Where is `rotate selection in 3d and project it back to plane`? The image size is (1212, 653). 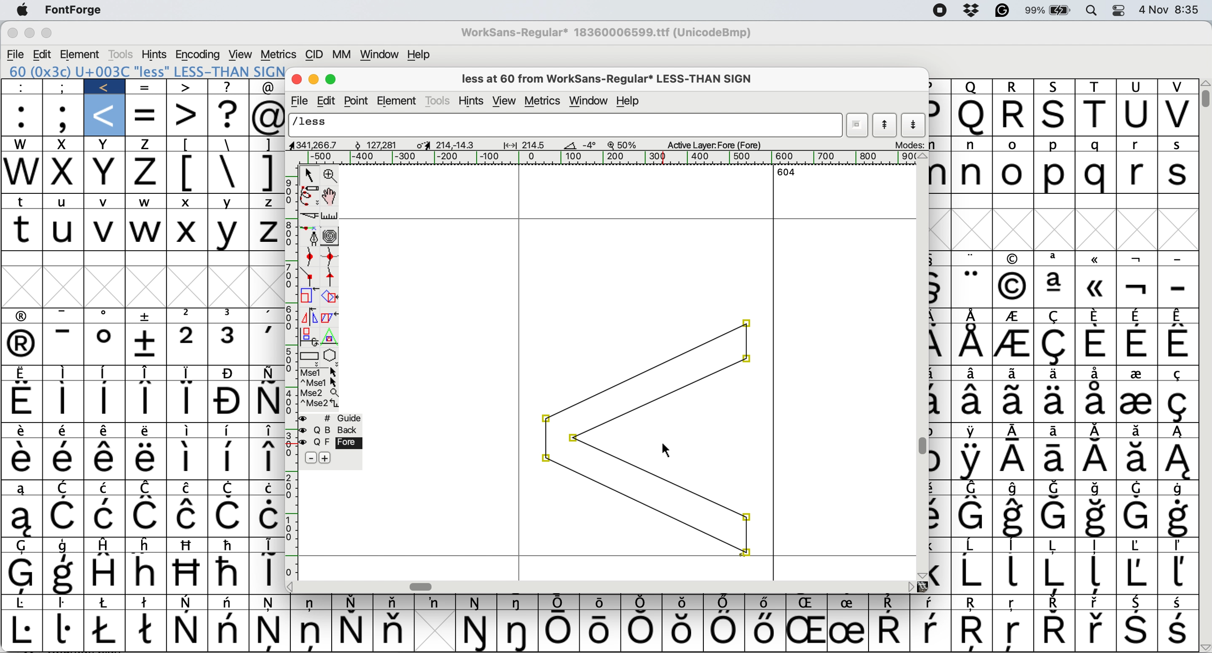 rotate selection in 3d and project it back to plane is located at coordinates (310, 335).